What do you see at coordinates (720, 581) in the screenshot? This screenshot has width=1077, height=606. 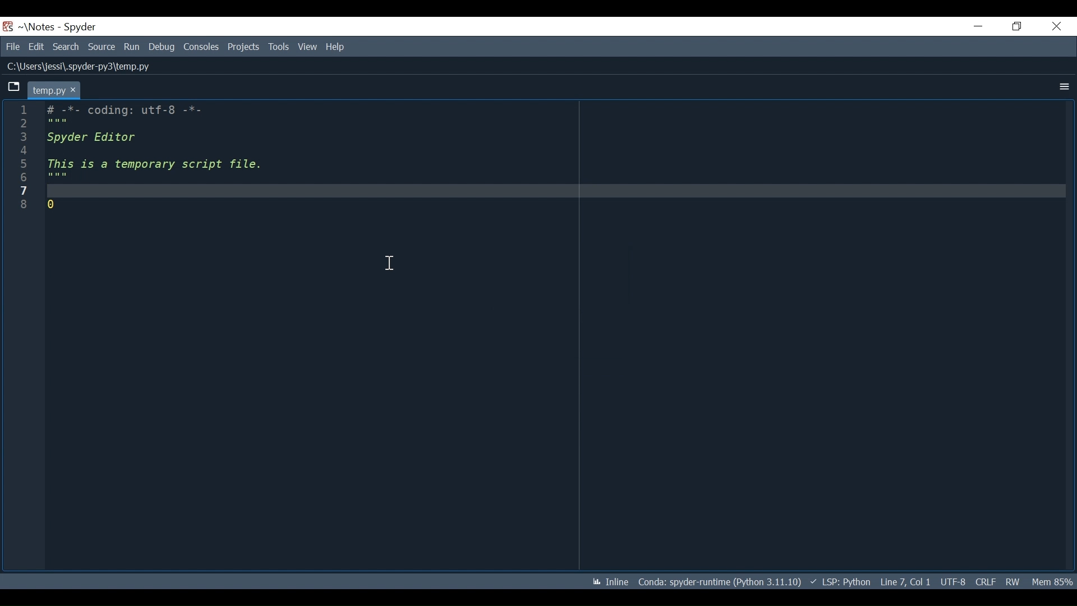 I see `Conda: spyder-runtime (Python 3.11.10)` at bounding box center [720, 581].